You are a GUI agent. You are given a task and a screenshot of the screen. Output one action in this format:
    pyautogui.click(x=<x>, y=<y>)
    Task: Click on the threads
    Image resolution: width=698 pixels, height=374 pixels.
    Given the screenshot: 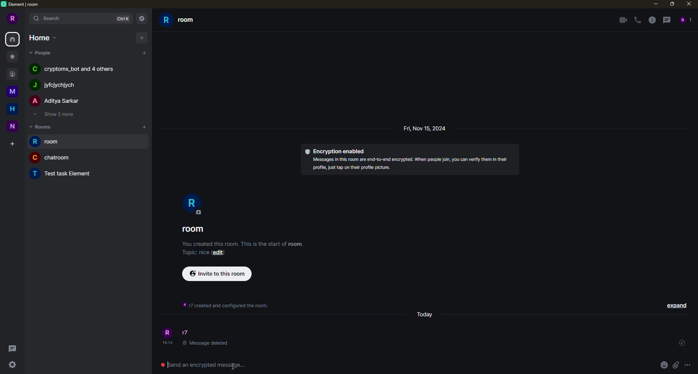 What is the action you would take?
    pyautogui.click(x=12, y=347)
    